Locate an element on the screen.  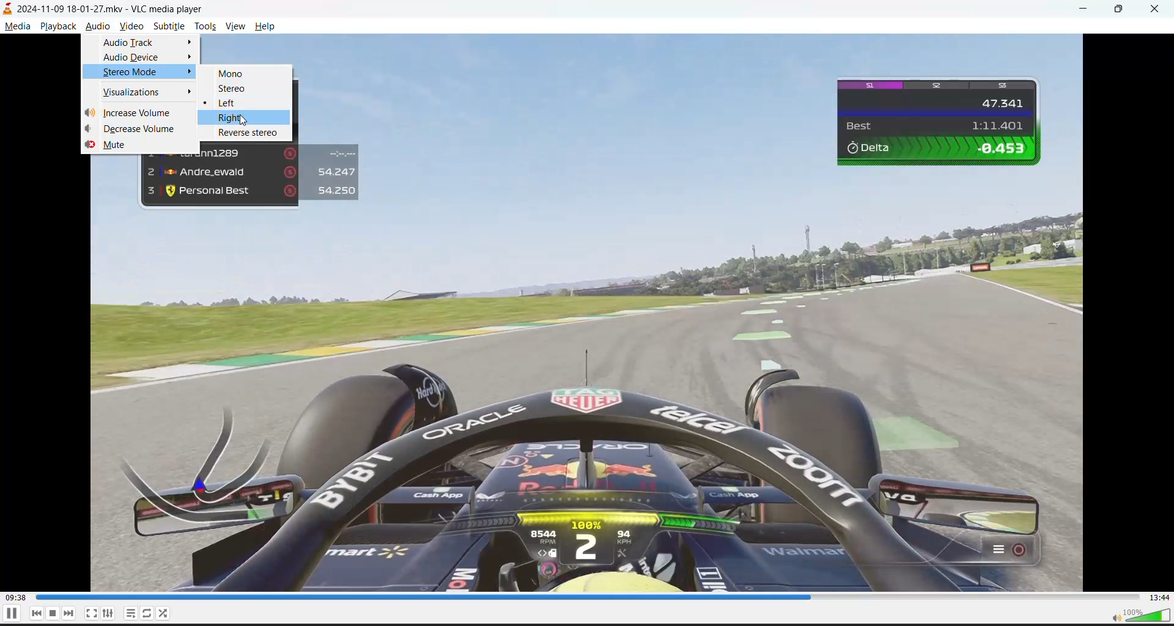
tools is located at coordinates (205, 28).